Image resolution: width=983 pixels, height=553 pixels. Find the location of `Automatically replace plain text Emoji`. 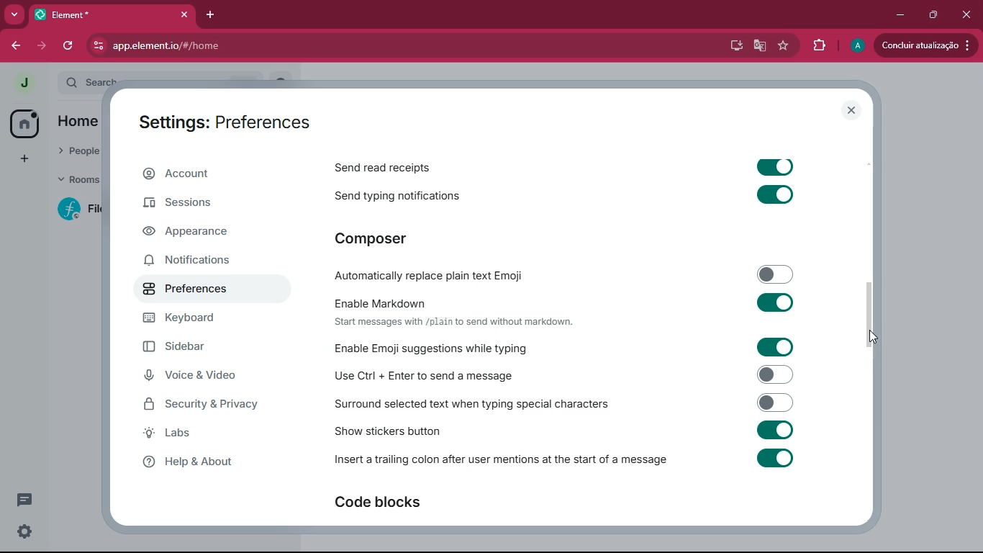

Automatically replace plain text Emoji is located at coordinates (563, 274).